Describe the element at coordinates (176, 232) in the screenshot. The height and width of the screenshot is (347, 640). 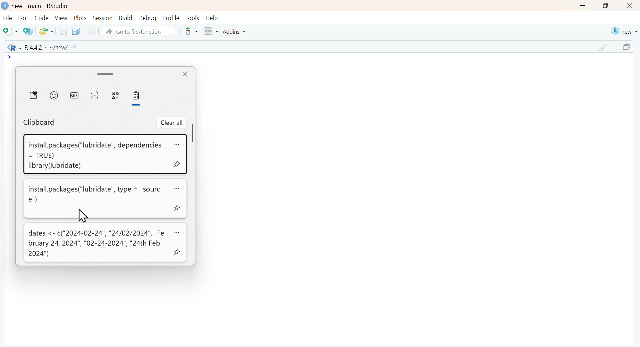
I see `more options` at that location.